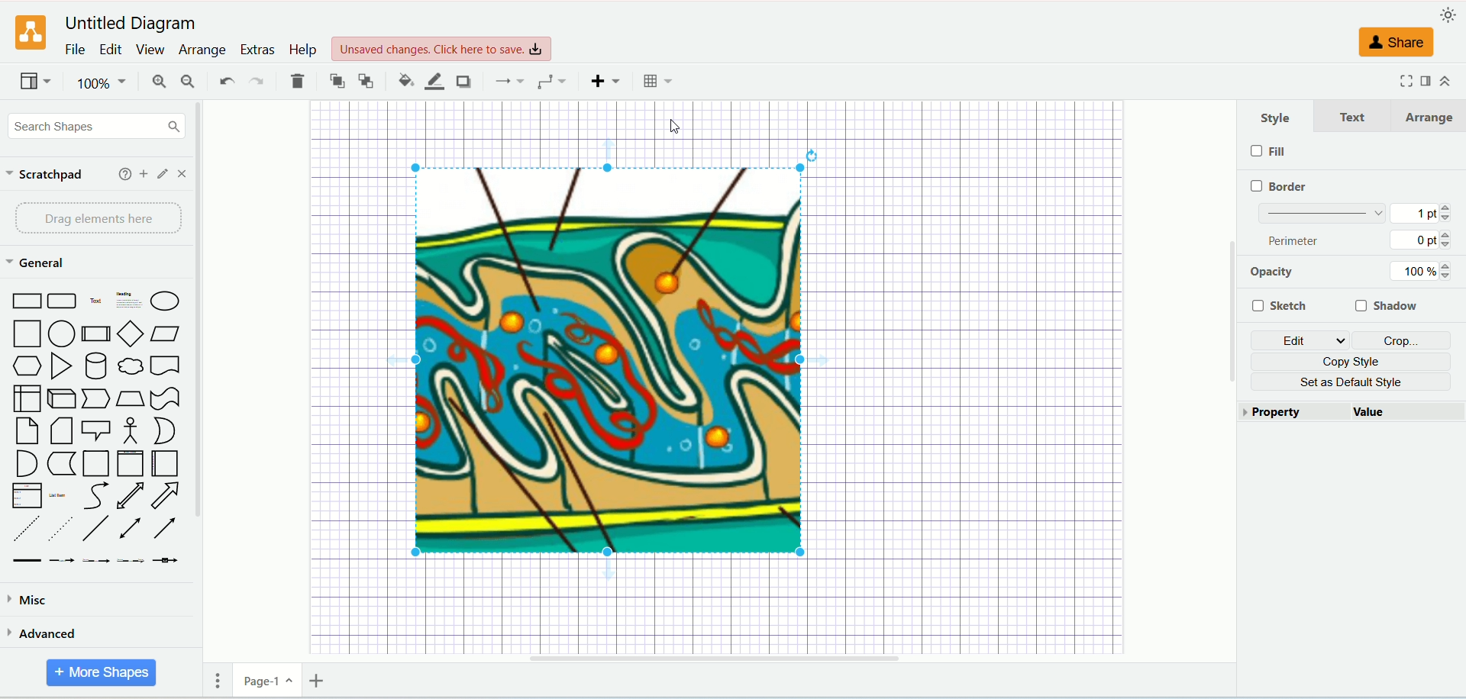 Image resolution: width=1466 pixels, height=699 pixels. What do you see at coordinates (336, 80) in the screenshot?
I see `to front` at bounding box center [336, 80].